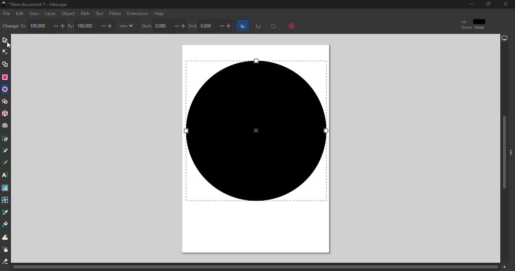  What do you see at coordinates (51, 14) in the screenshot?
I see `Layer` at bounding box center [51, 14].